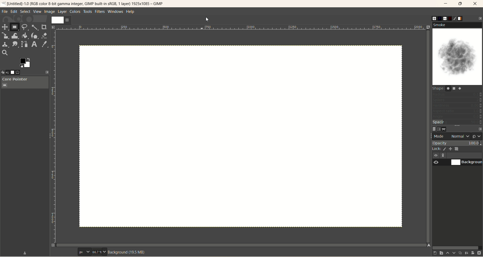  I want to click on hardness, so click(457, 106).